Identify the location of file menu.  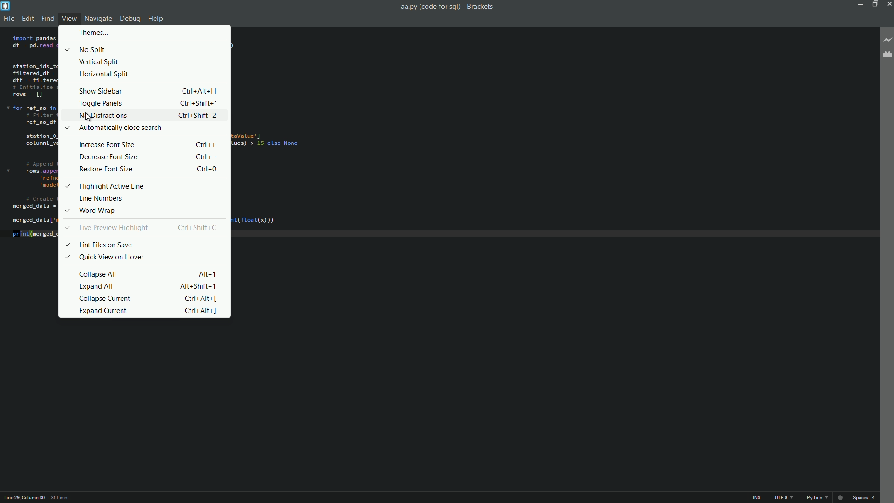
(8, 18).